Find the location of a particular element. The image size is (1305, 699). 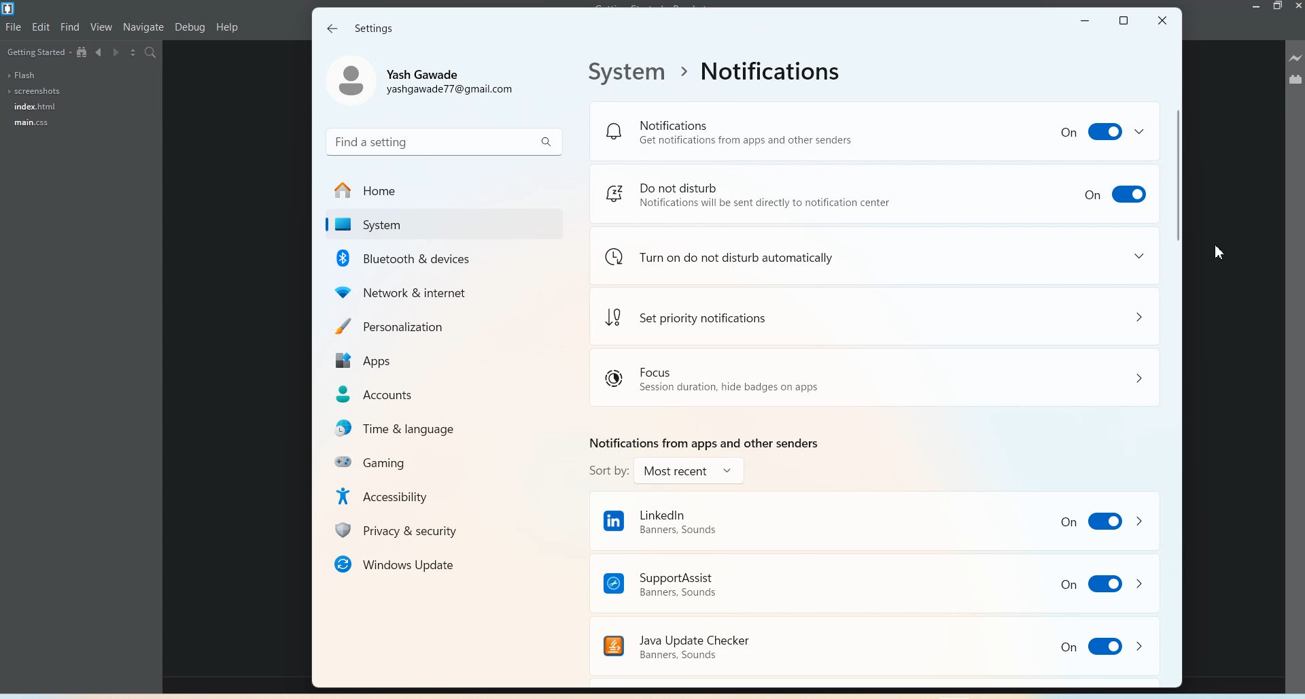

File Path address is located at coordinates (719, 73).